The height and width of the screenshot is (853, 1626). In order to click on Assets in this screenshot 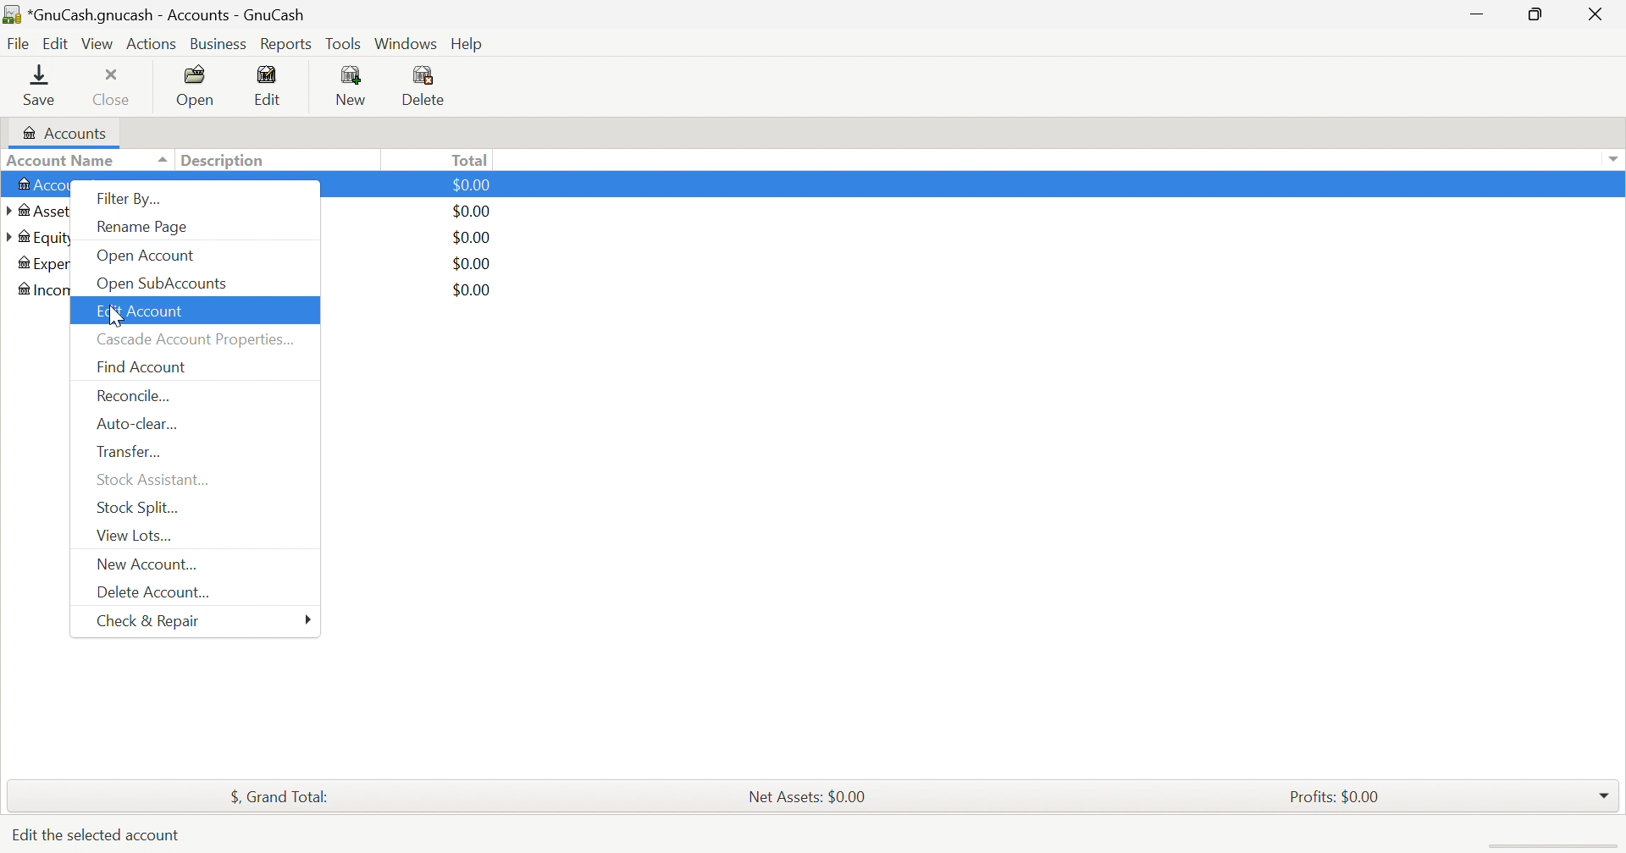, I will do `click(39, 211)`.